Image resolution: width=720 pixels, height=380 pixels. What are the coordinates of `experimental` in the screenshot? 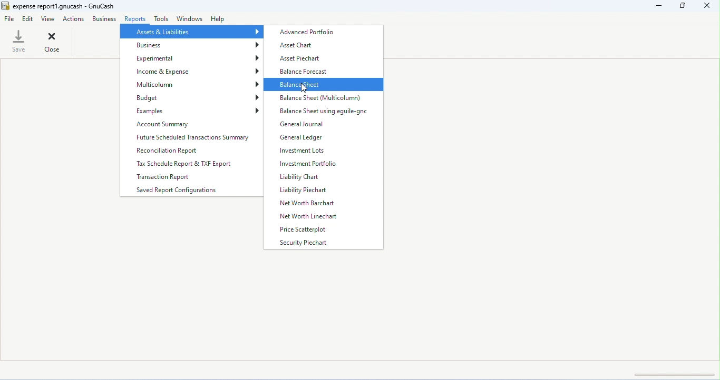 It's located at (193, 58).